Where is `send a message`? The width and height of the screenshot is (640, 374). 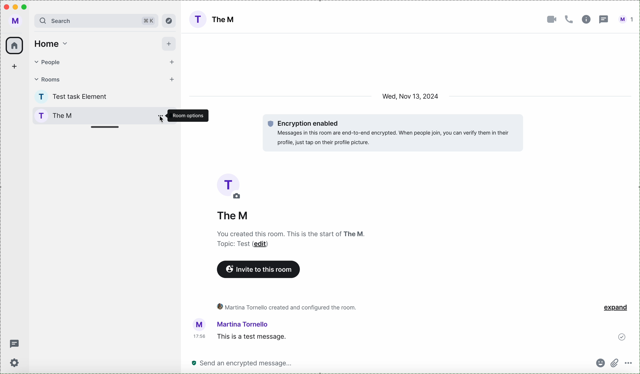 send a message is located at coordinates (244, 363).